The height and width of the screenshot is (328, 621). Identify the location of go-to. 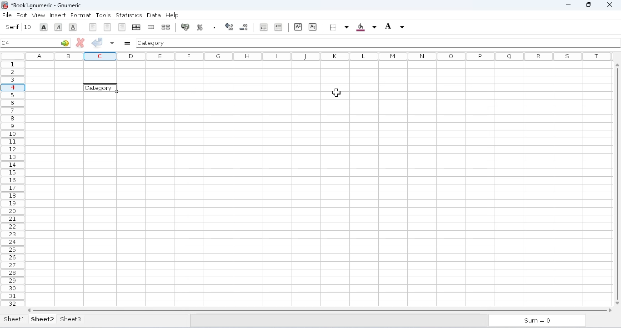
(65, 43).